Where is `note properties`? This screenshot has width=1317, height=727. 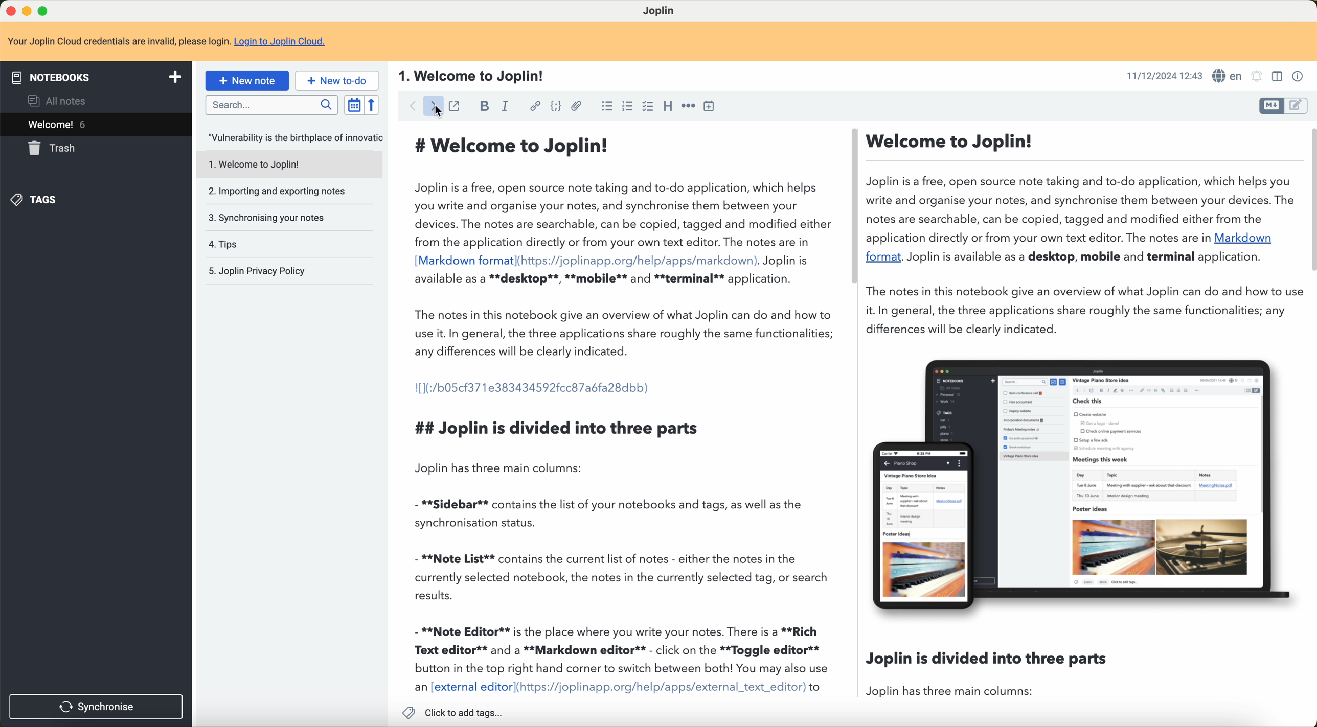 note properties is located at coordinates (1298, 76).